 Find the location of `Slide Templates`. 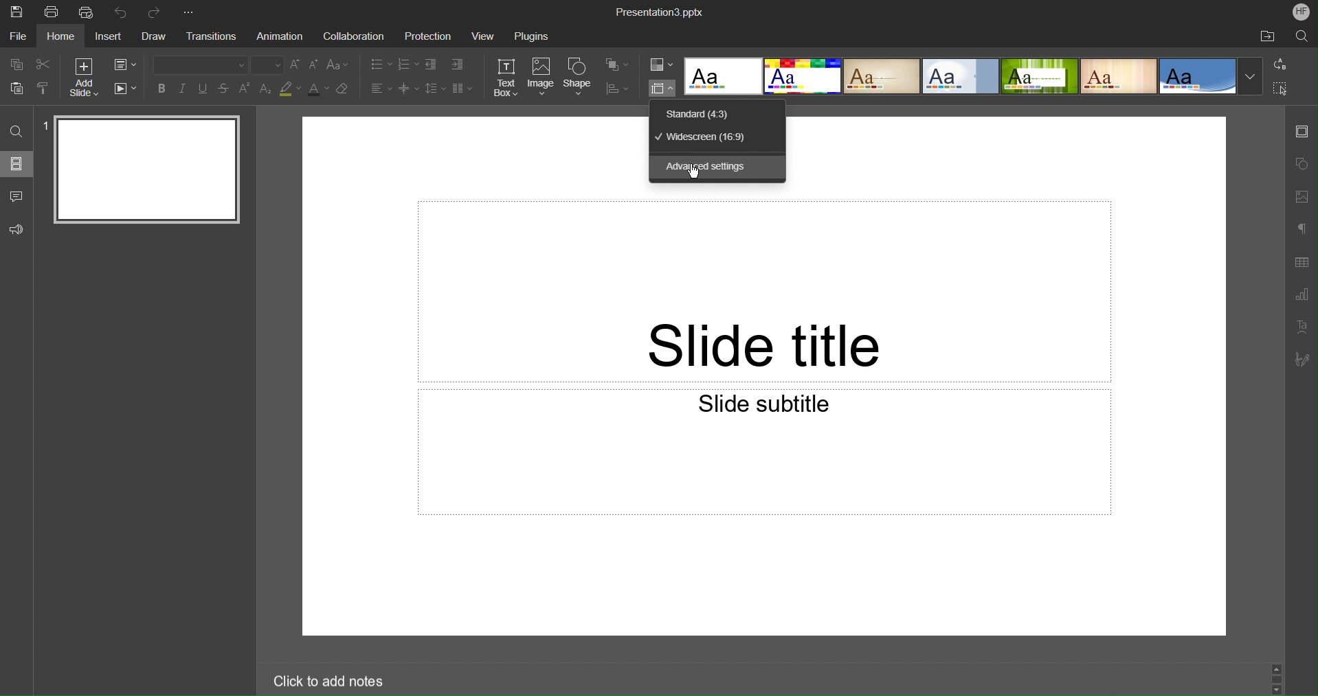

Slide Templates is located at coordinates (972, 77).